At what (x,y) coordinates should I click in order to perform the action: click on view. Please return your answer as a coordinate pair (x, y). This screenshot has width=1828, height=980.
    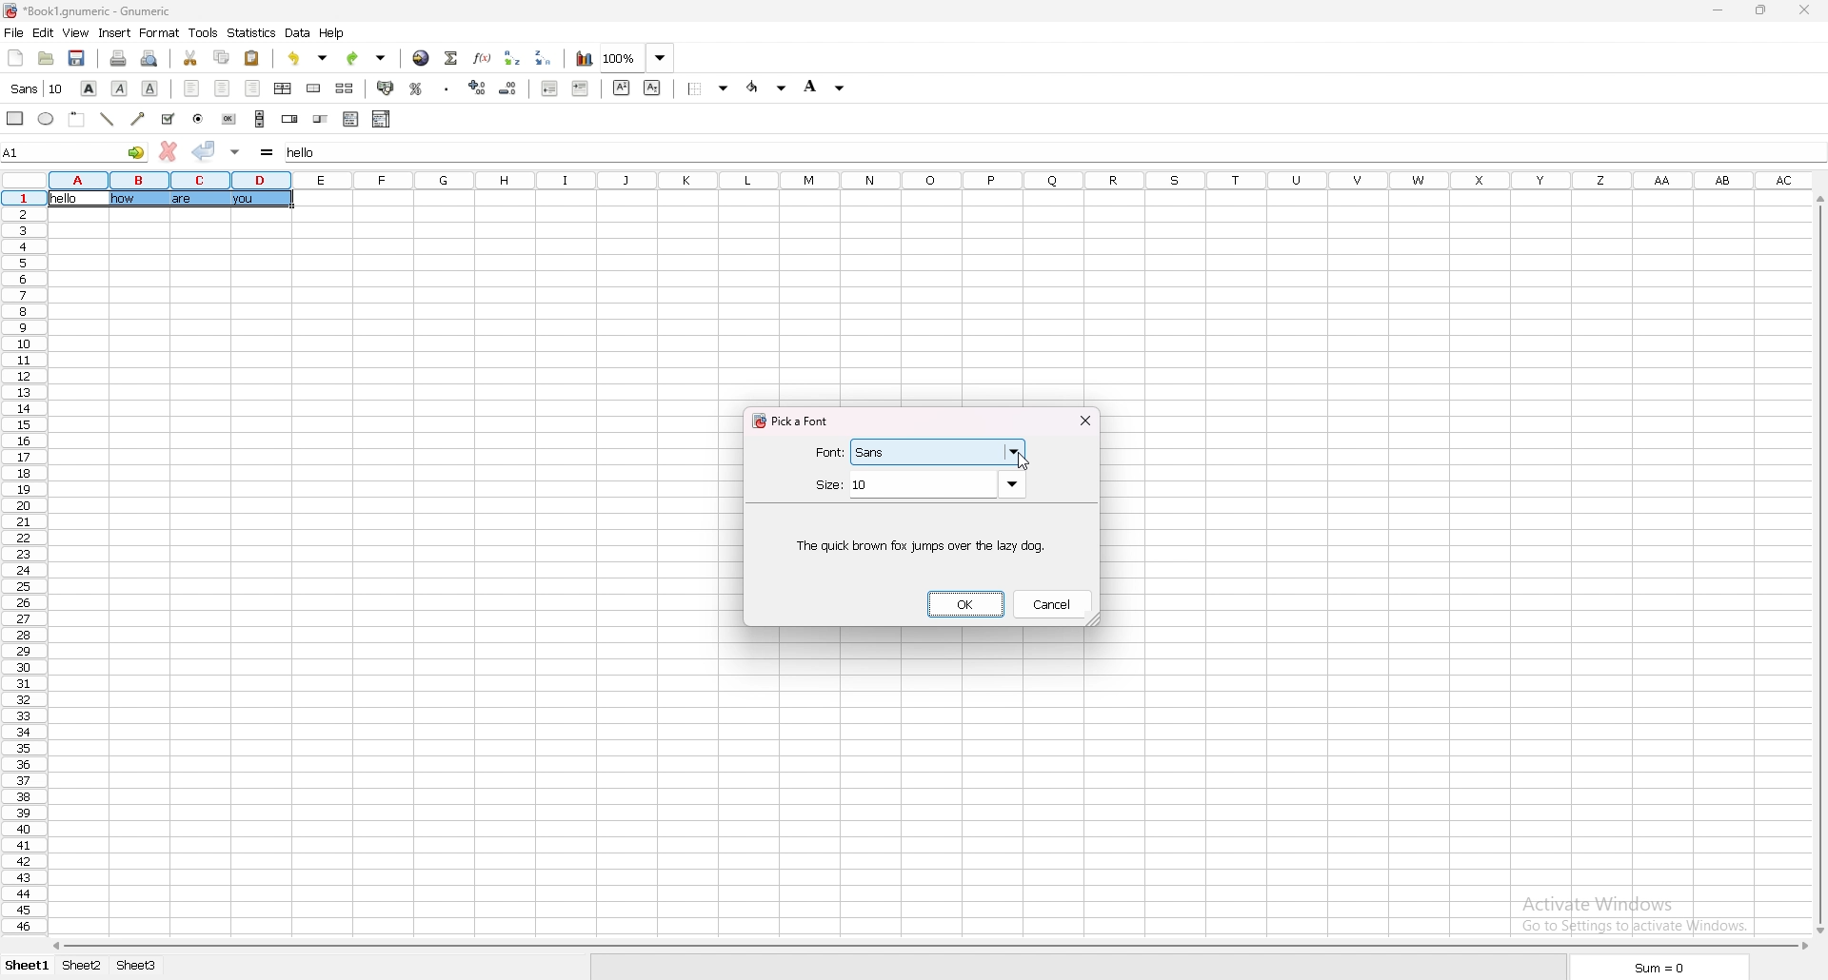
    Looking at the image, I should click on (76, 33).